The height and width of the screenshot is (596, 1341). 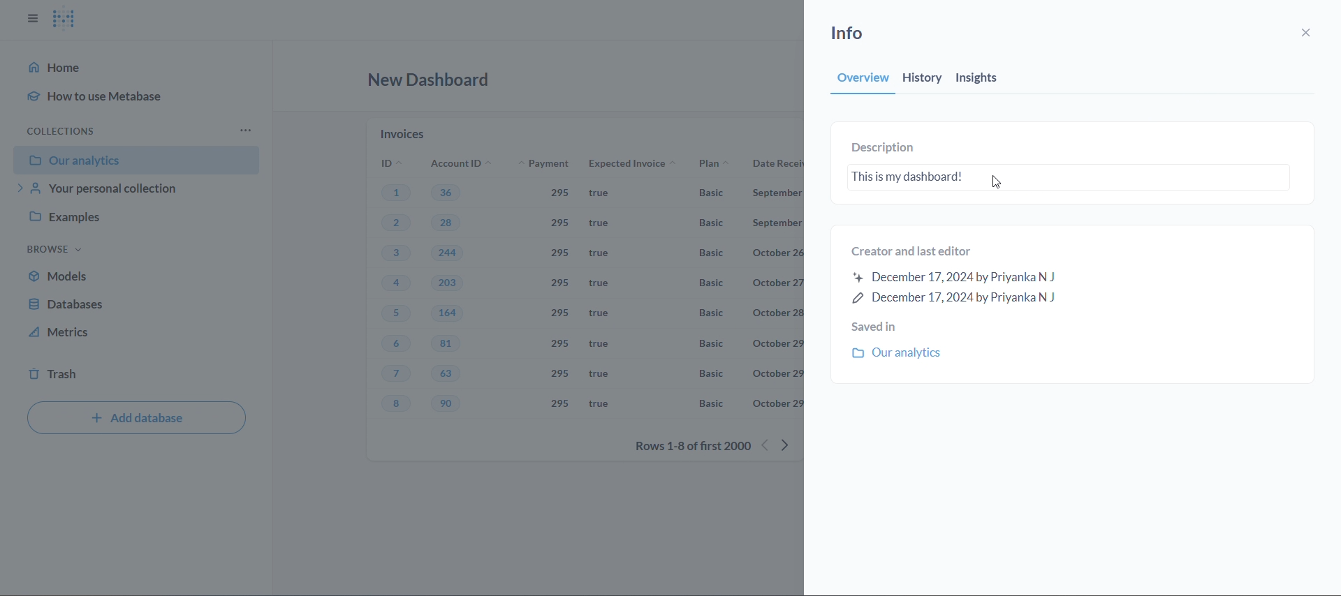 What do you see at coordinates (110, 93) in the screenshot?
I see `how to use metabase` at bounding box center [110, 93].